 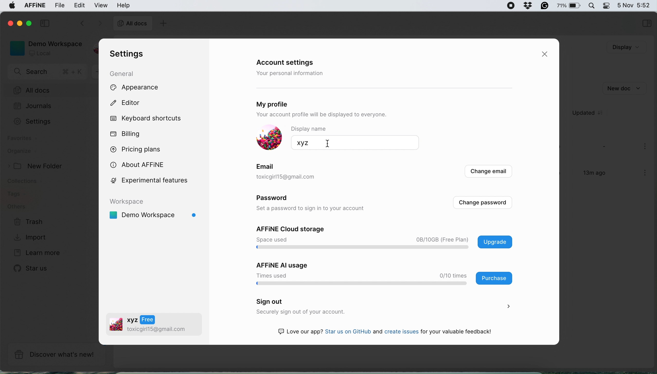 I want to click on 5 Nov 5:44, so click(x=633, y=5).